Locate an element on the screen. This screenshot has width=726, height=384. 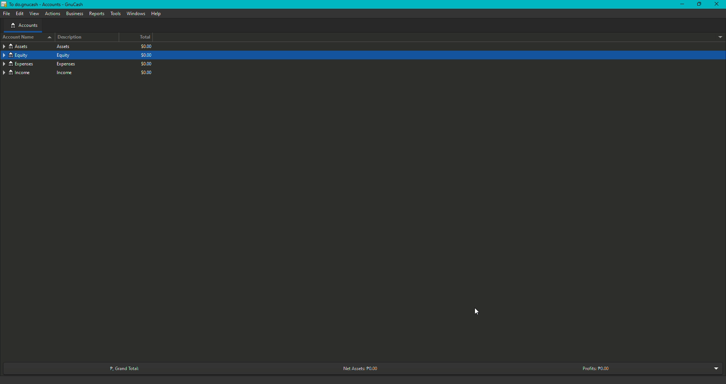
$0 is located at coordinates (148, 72).